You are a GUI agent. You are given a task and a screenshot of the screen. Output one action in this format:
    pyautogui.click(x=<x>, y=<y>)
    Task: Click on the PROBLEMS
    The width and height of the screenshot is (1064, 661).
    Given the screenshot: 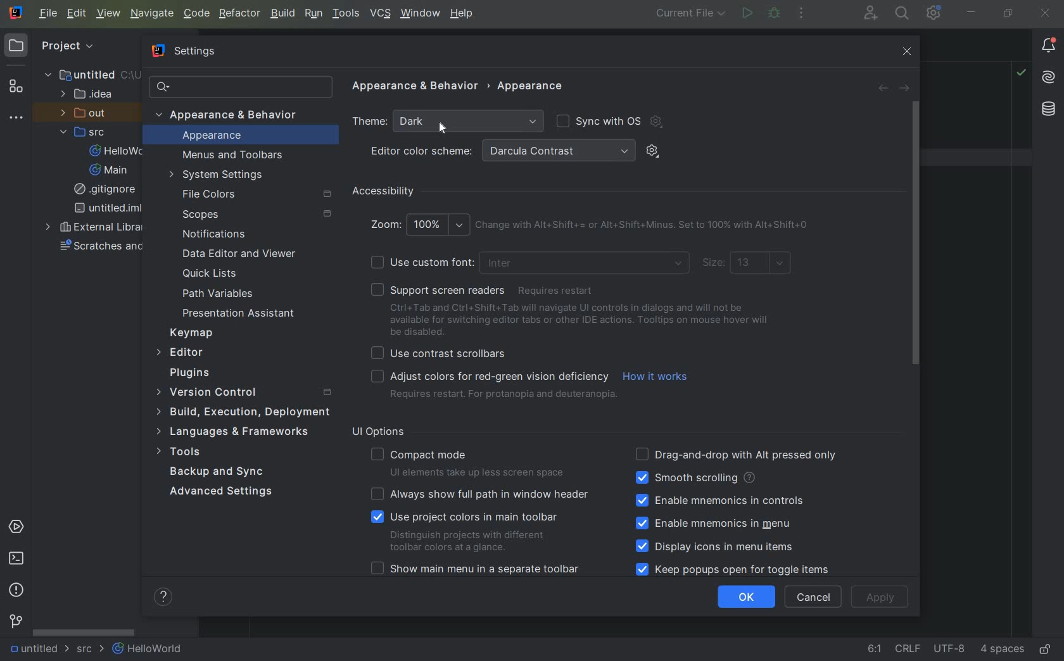 What is the action you would take?
    pyautogui.click(x=16, y=589)
    